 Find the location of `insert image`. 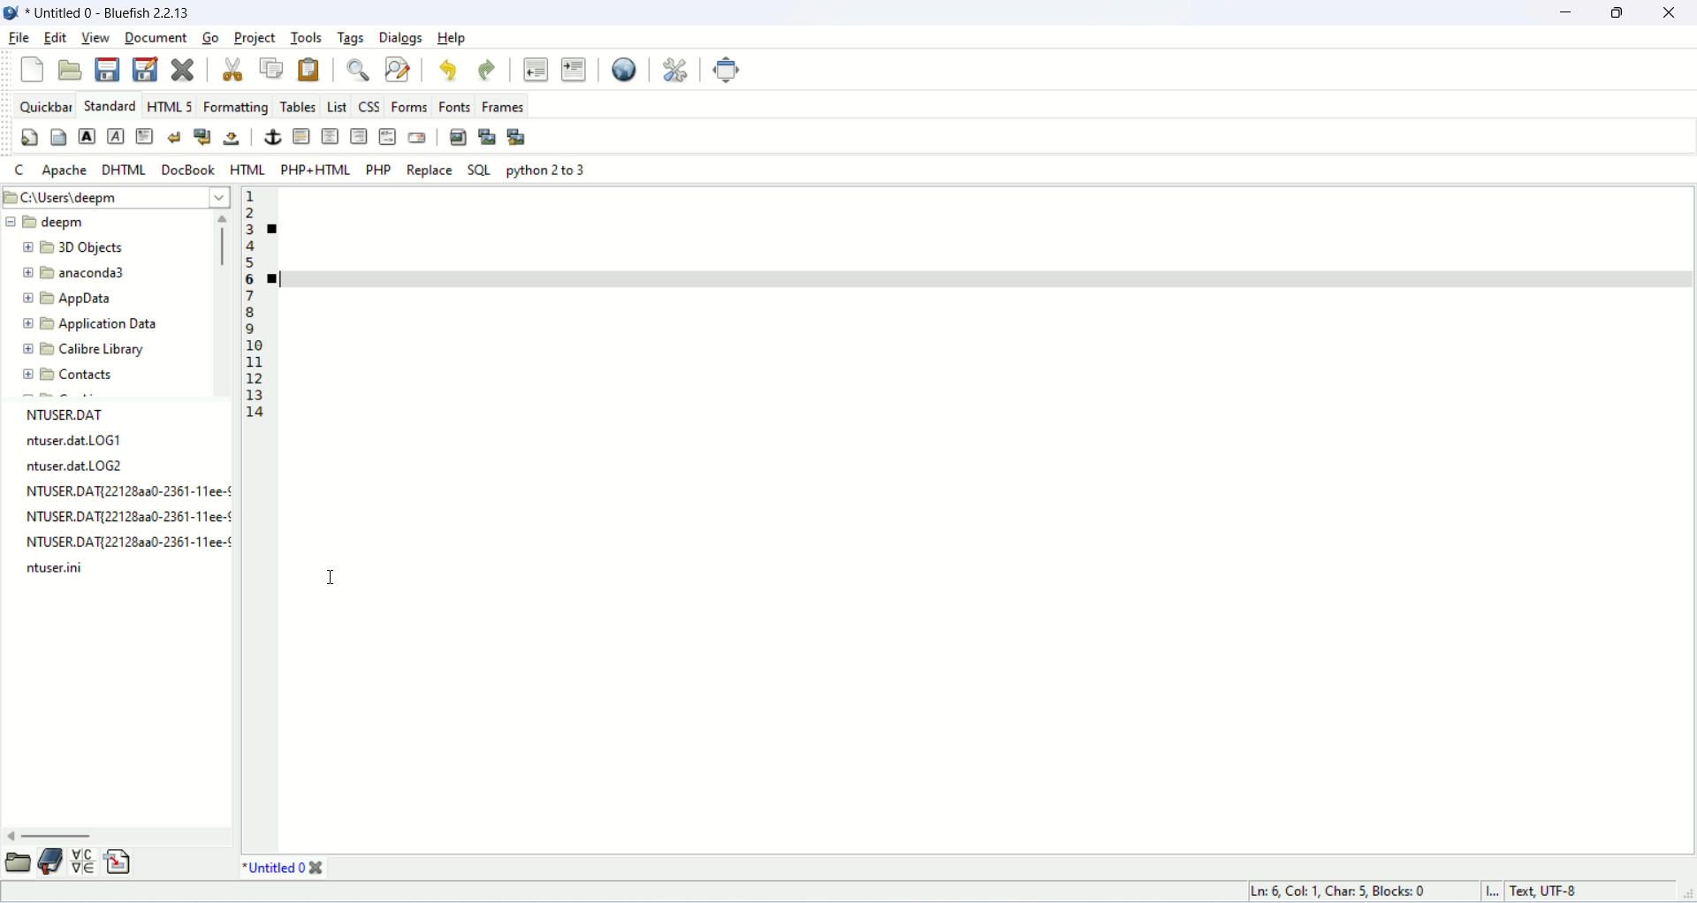

insert image is located at coordinates (460, 135).